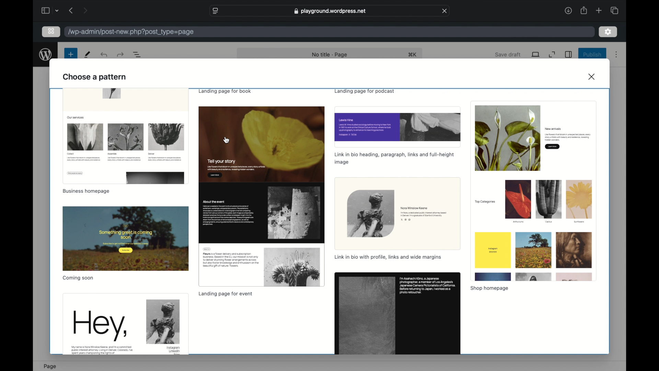  I want to click on show tab overview, so click(614, 10).